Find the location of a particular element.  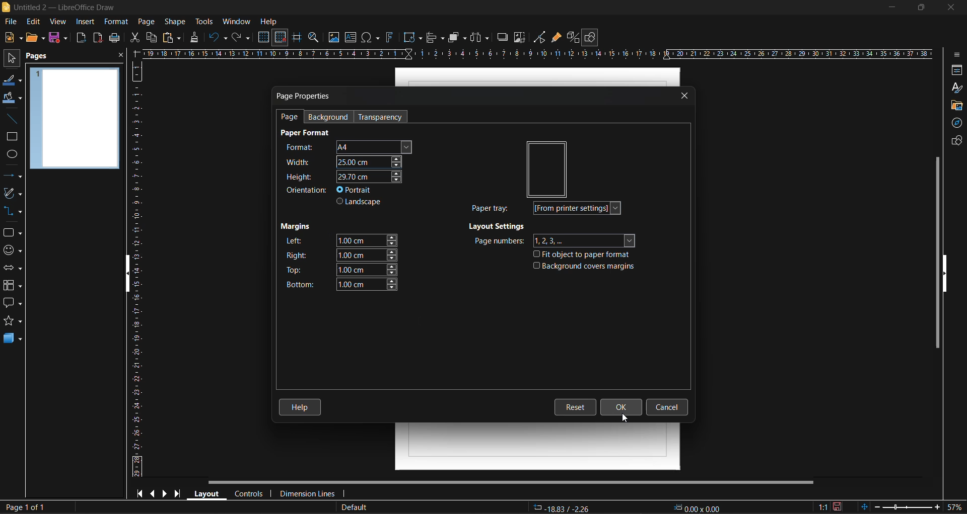

block arrows is located at coordinates (15, 268).